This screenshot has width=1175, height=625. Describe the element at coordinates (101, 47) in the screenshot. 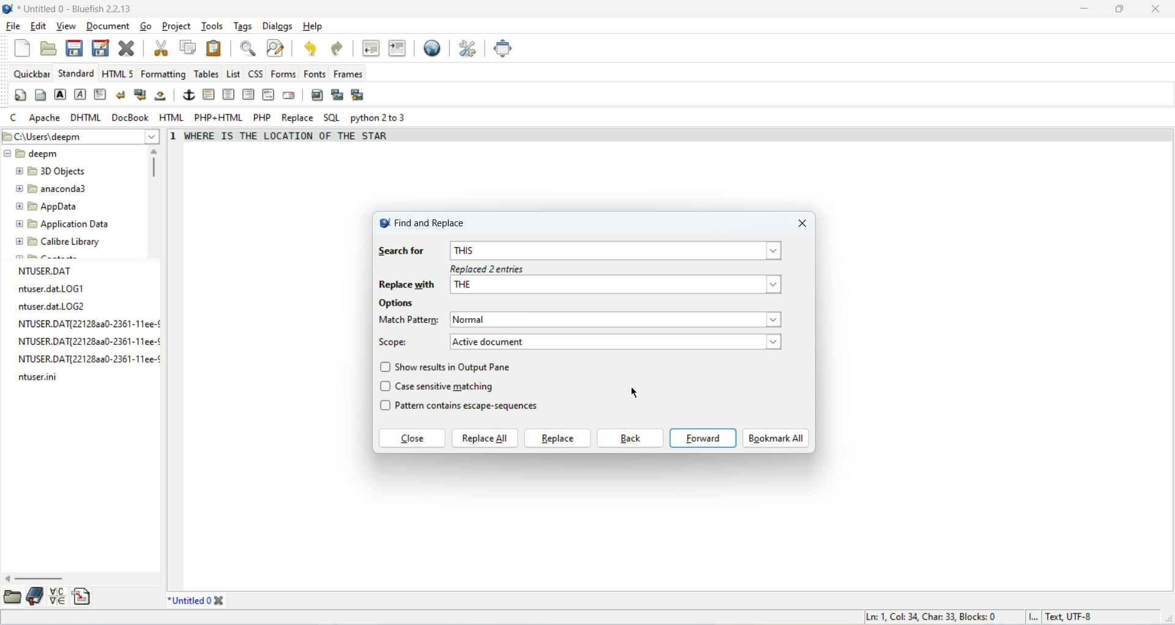

I see `save as` at that location.